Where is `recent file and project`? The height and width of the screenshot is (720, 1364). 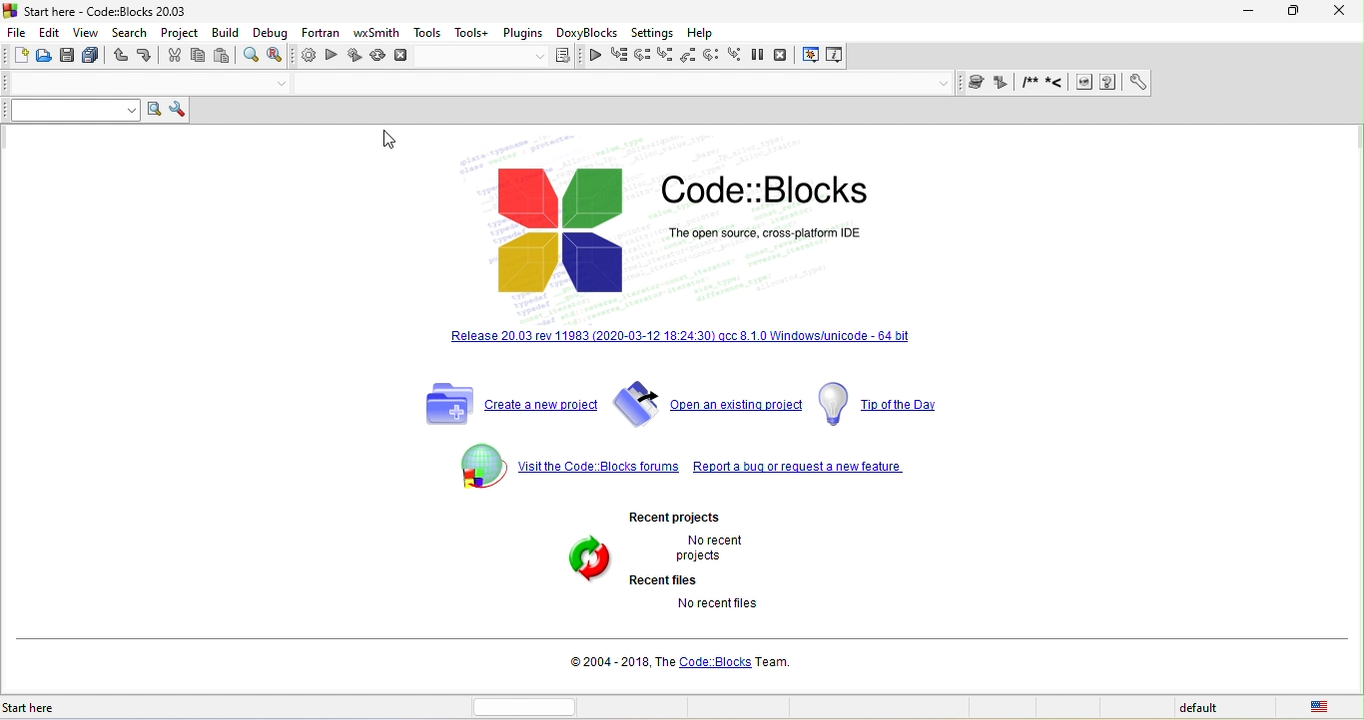 recent file and project is located at coordinates (583, 560).